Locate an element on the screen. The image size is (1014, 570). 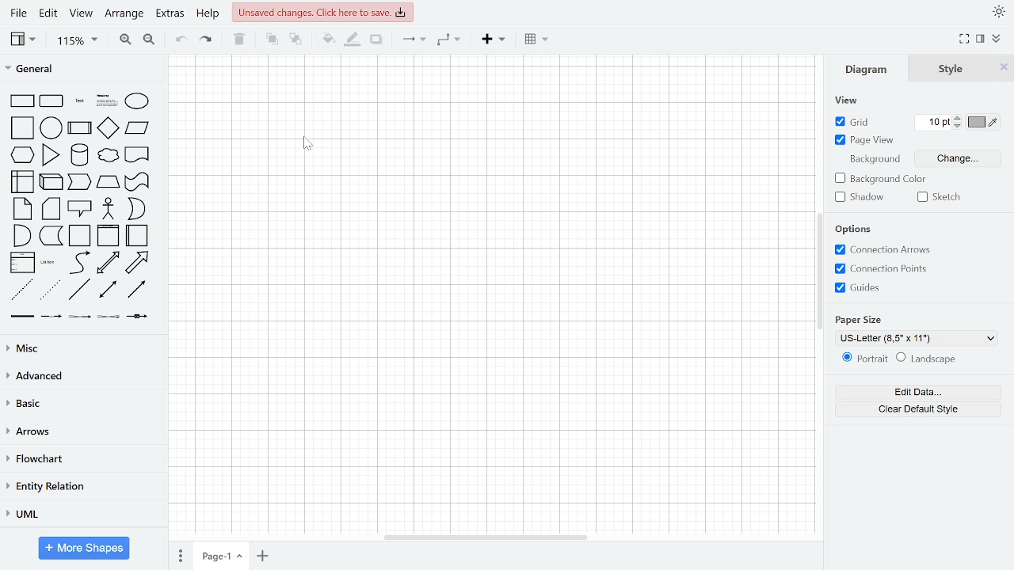
diamond is located at coordinates (110, 127).